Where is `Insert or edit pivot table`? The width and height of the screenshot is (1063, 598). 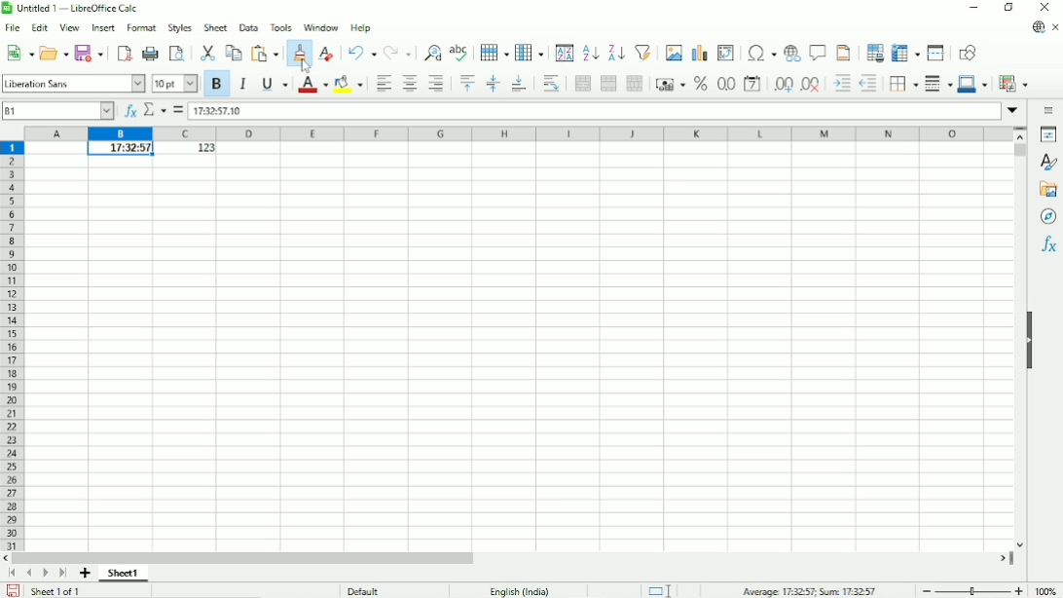 Insert or edit pivot table is located at coordinates (725, 54).